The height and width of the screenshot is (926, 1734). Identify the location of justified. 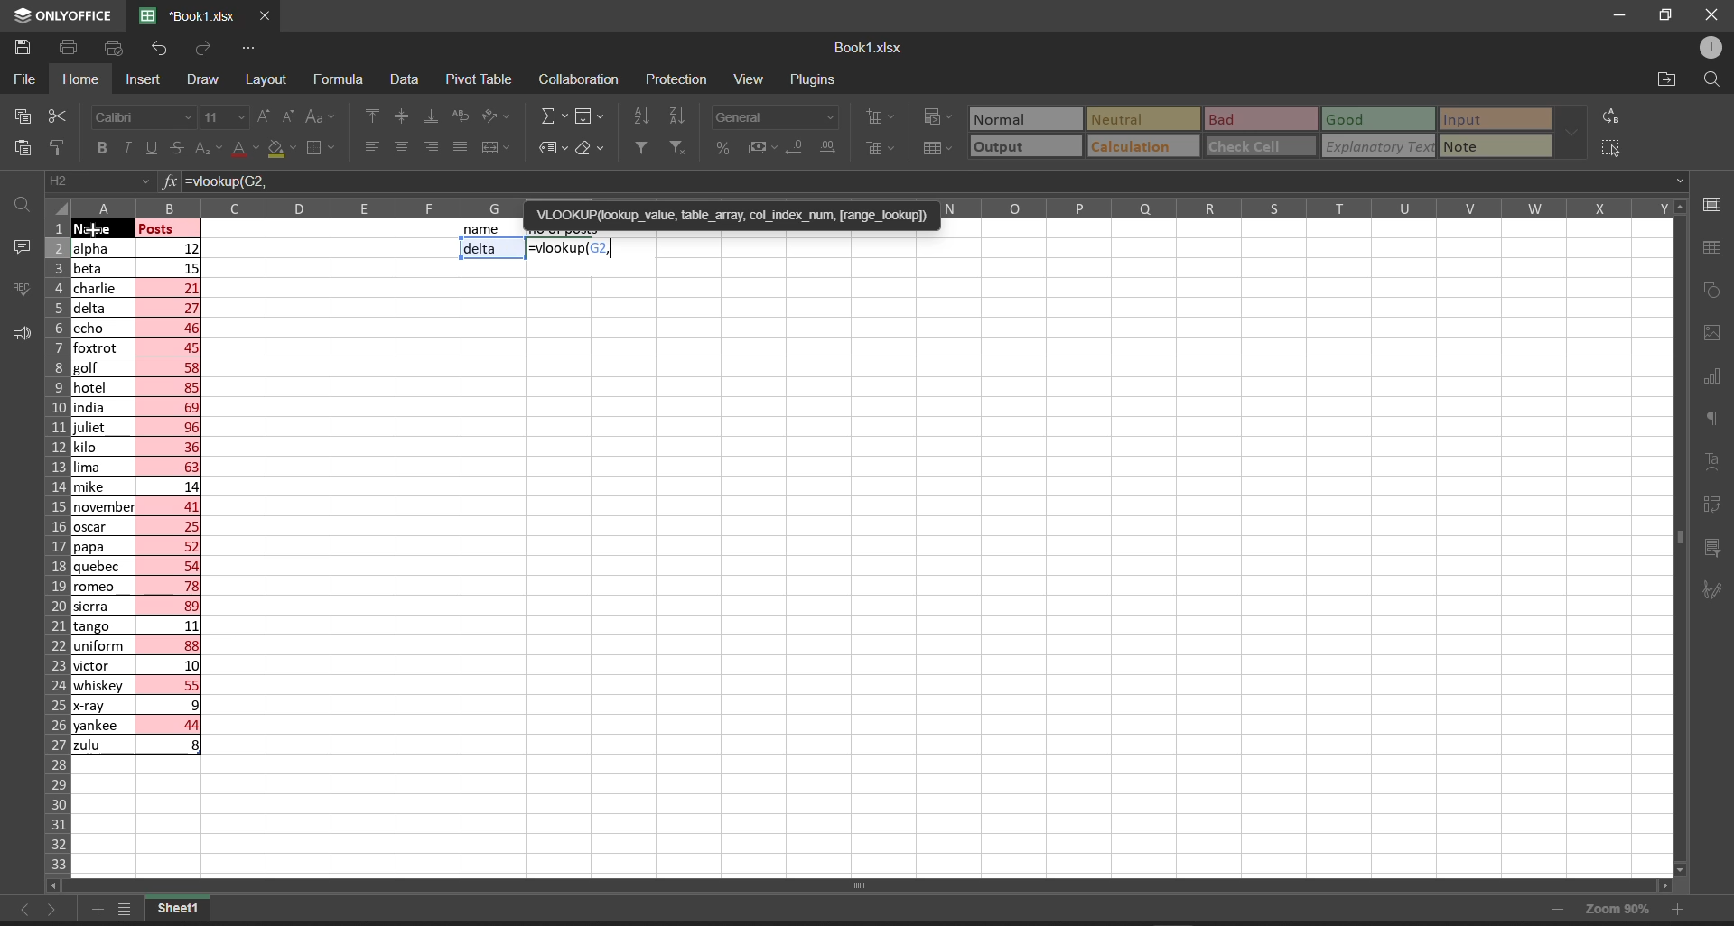
(459, 148).